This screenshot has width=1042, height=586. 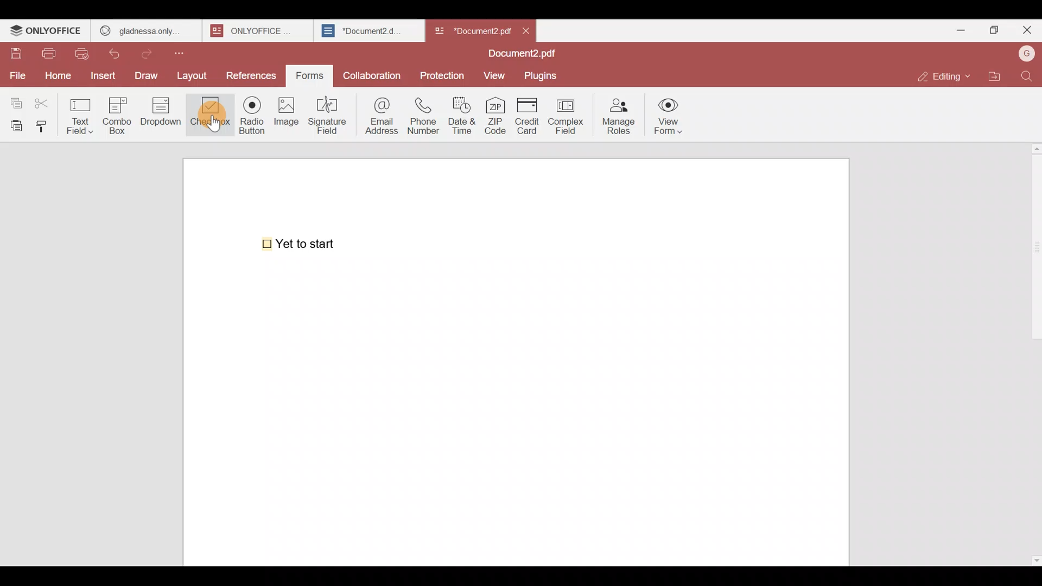 I want to click on View, so click(x=496, y=75).